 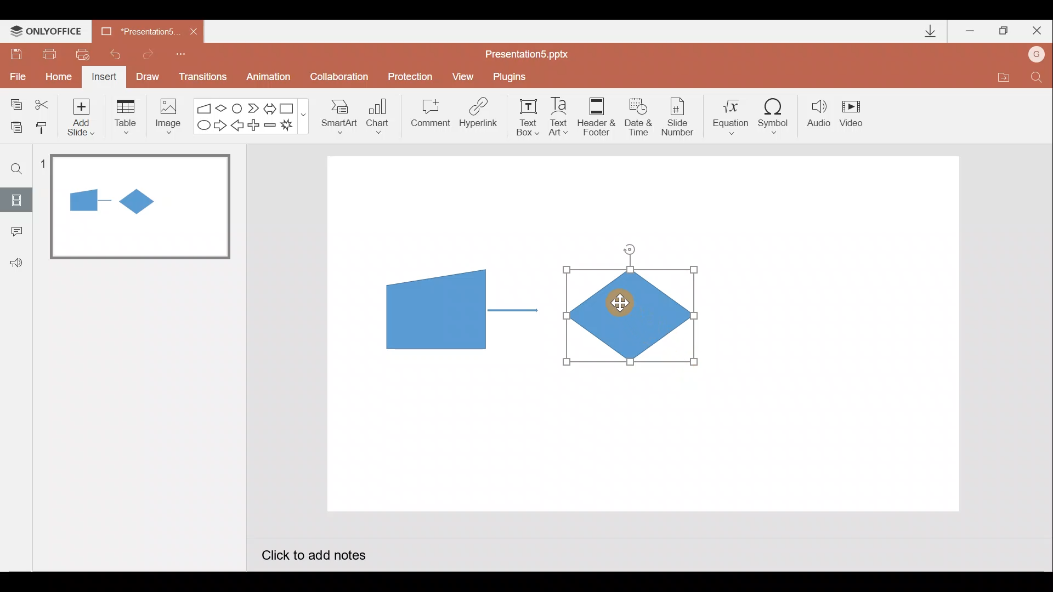 I want to click on Rectangle, so click(x=290, y=107).